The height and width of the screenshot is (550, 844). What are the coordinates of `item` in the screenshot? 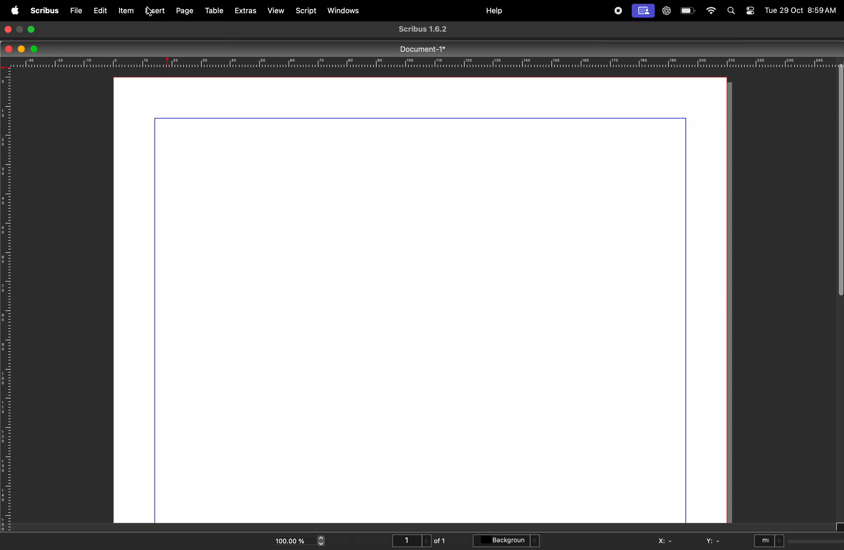 It's located at (126, 11).